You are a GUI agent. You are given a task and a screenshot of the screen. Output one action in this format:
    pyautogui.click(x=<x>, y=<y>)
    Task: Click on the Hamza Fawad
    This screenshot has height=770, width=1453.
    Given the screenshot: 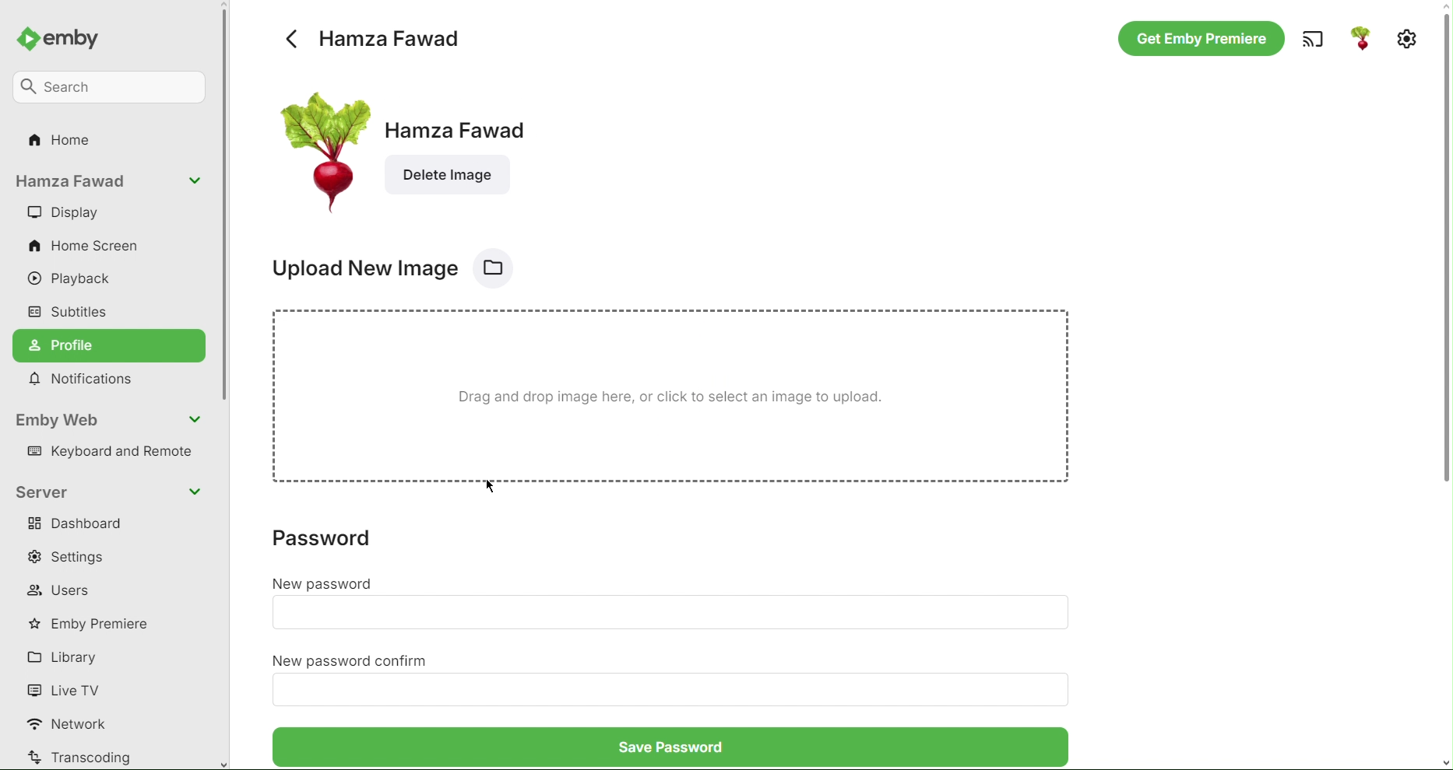 What is the action you would take?
    pyautogui.click(x=468, y=148)
    